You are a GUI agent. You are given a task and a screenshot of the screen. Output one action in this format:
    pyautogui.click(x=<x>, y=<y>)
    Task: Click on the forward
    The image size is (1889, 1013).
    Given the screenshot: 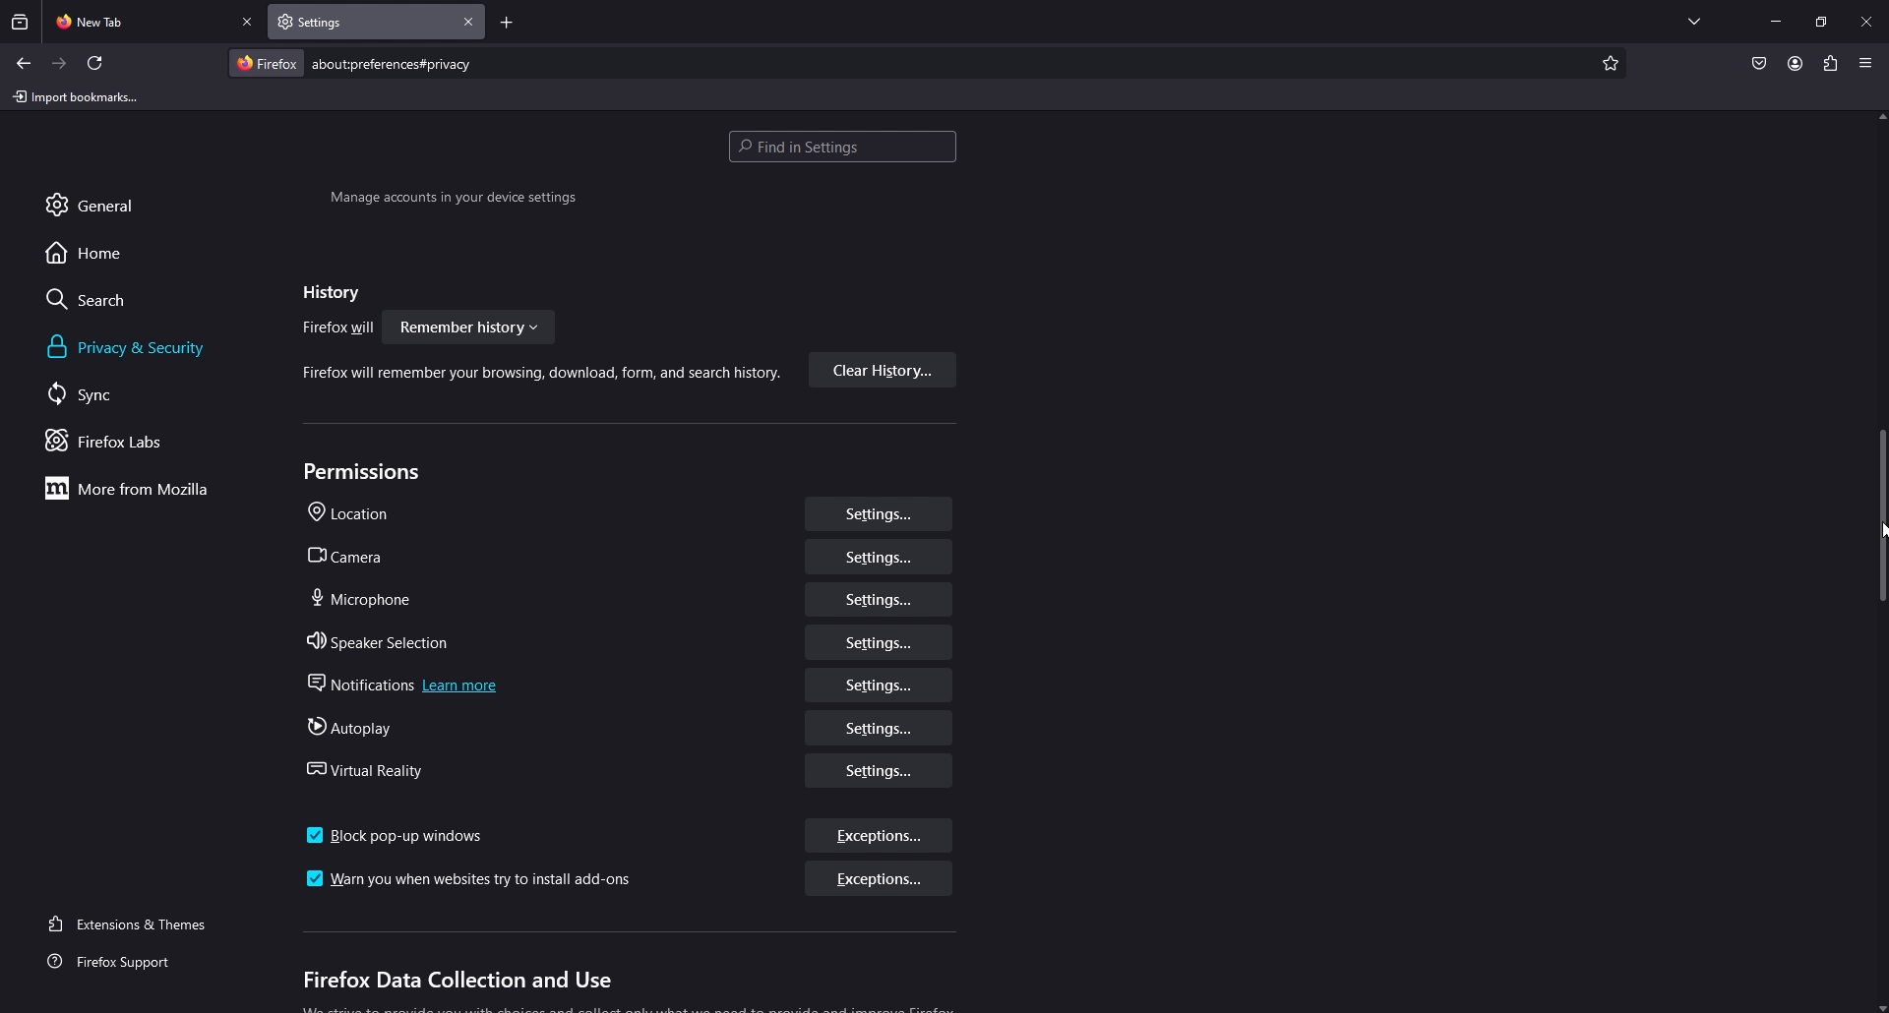 What is the action you would take?
    pyautogui.click(x=60, y=64)
    